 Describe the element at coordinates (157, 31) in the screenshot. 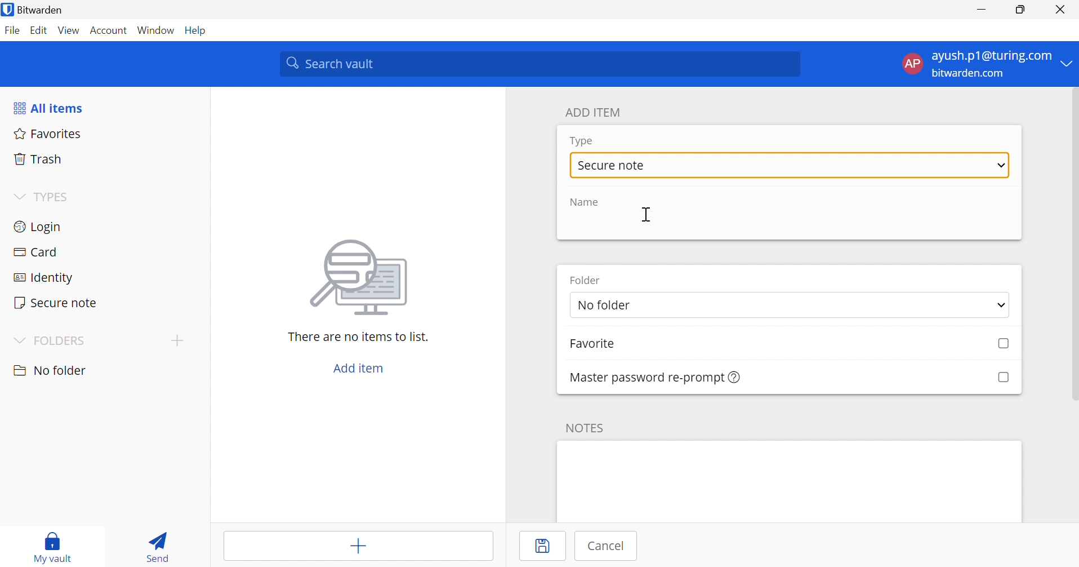

I see `Window` at that location.